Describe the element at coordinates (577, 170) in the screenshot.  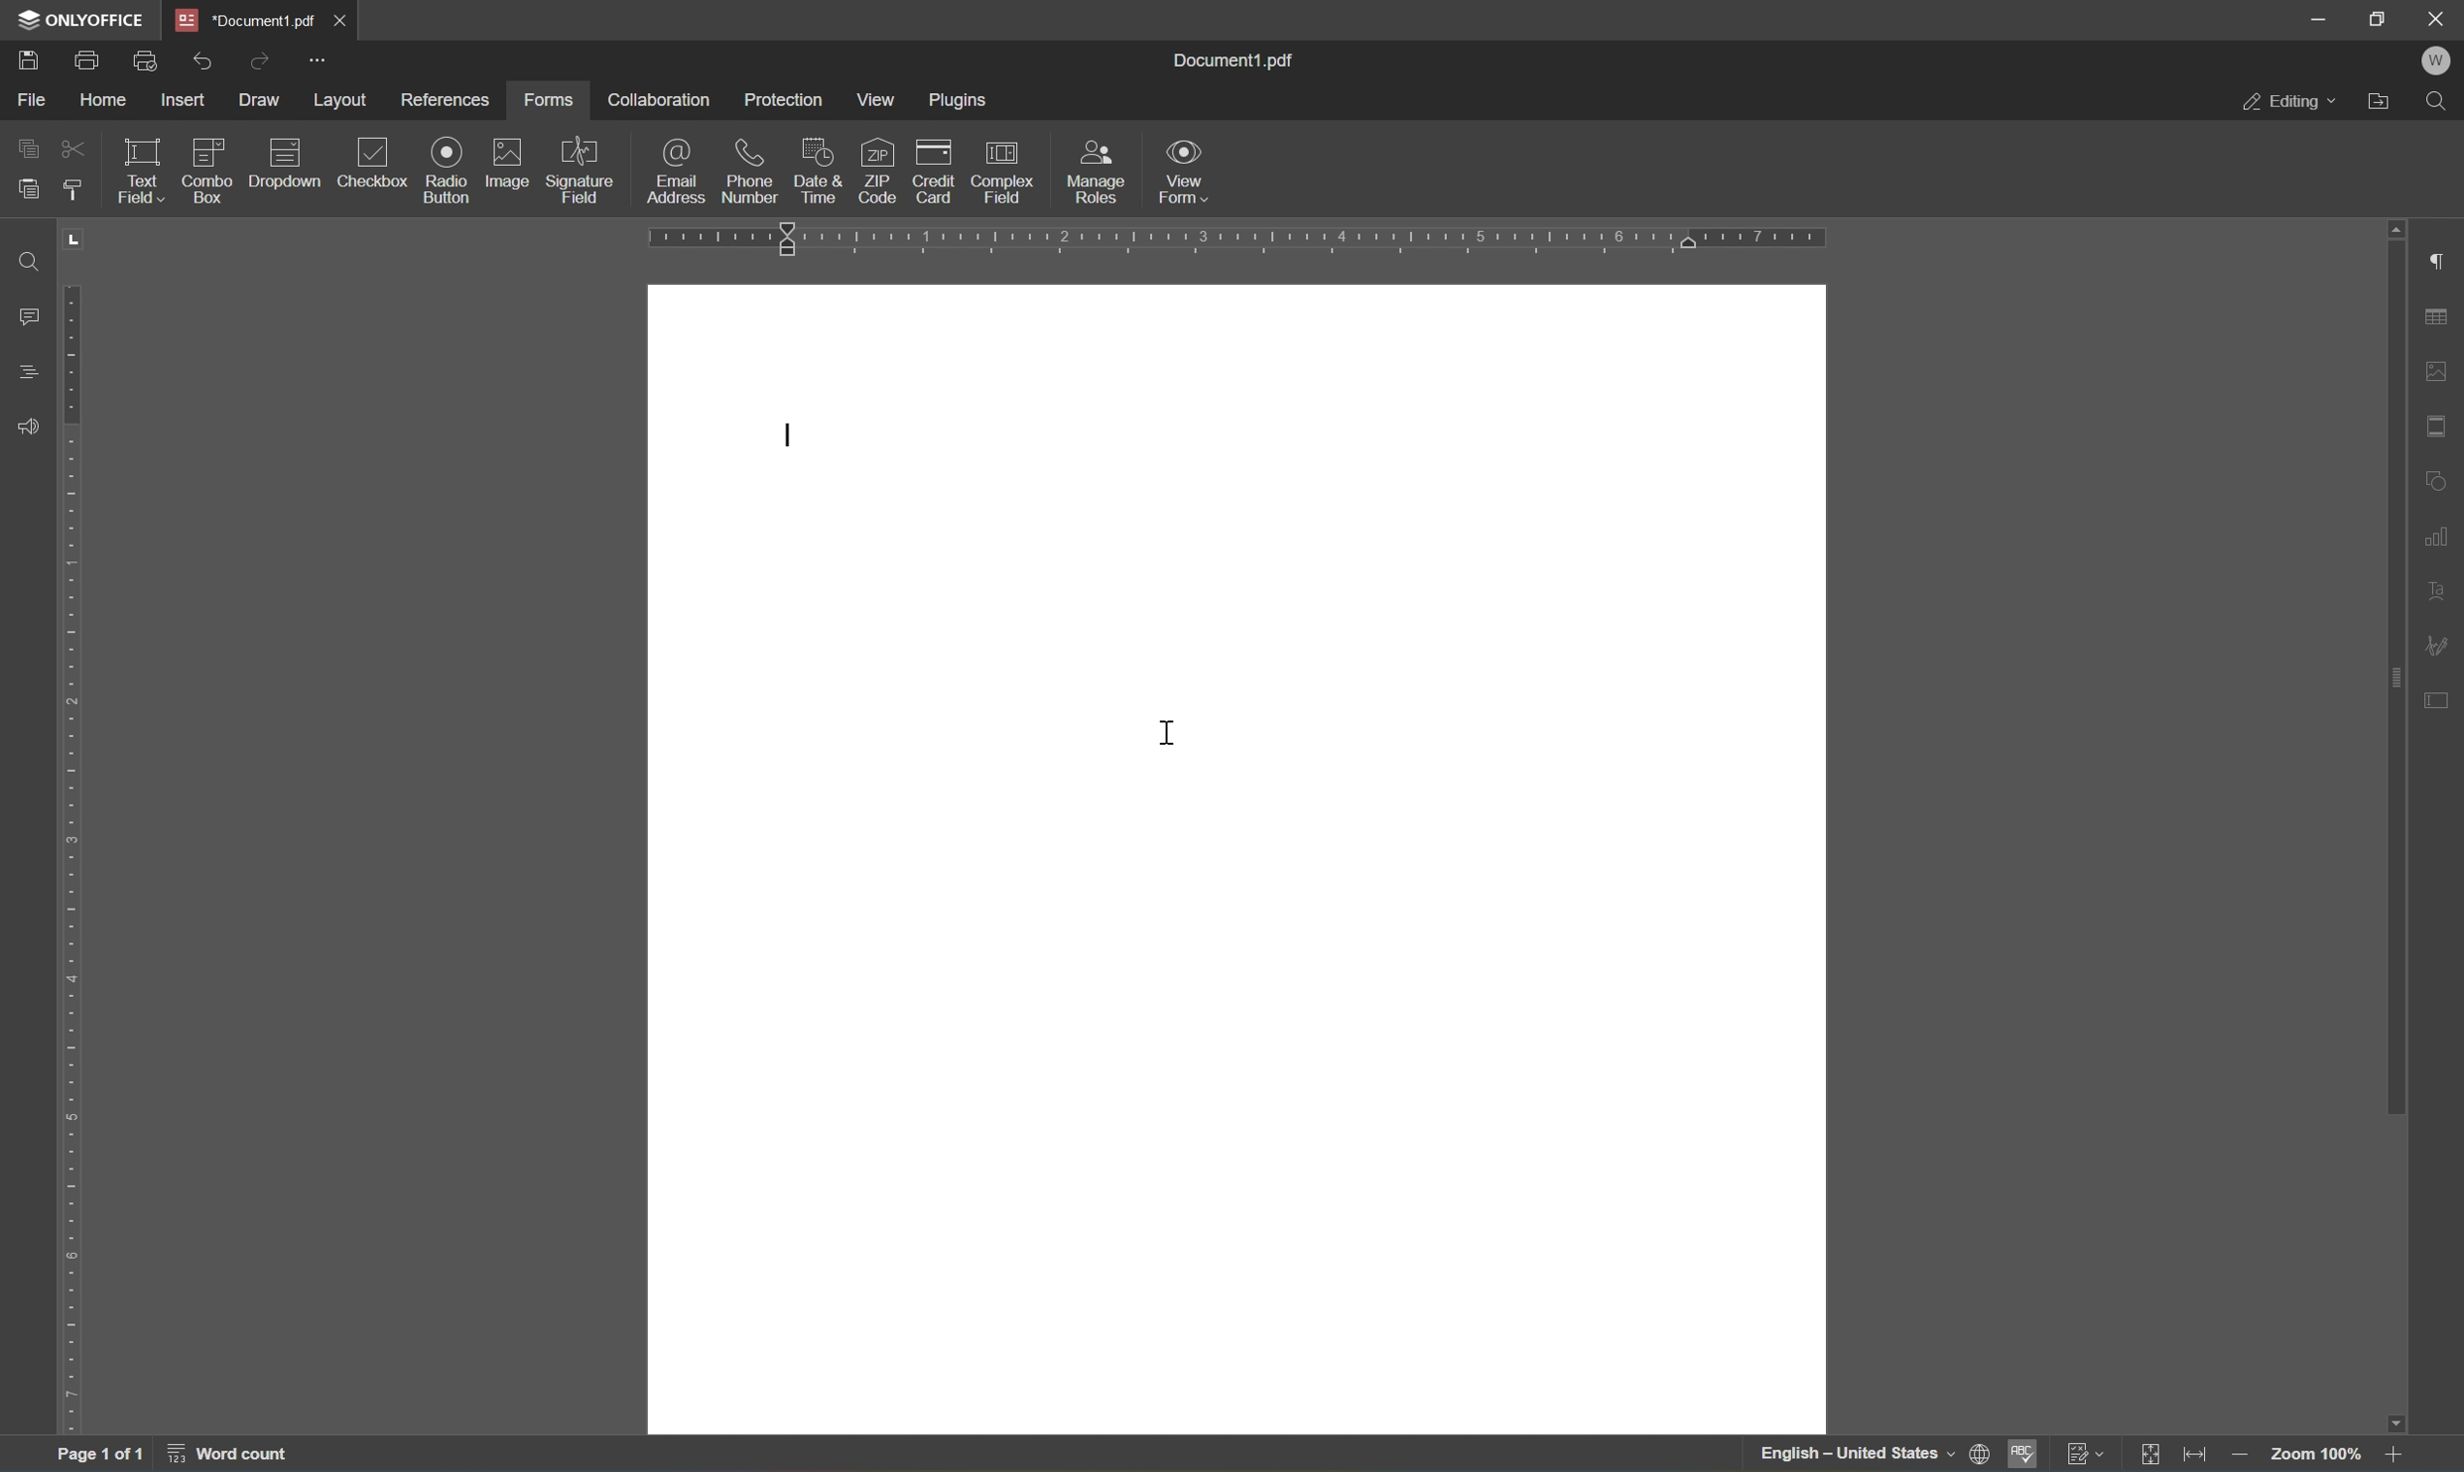
I see `signature field` at that location.